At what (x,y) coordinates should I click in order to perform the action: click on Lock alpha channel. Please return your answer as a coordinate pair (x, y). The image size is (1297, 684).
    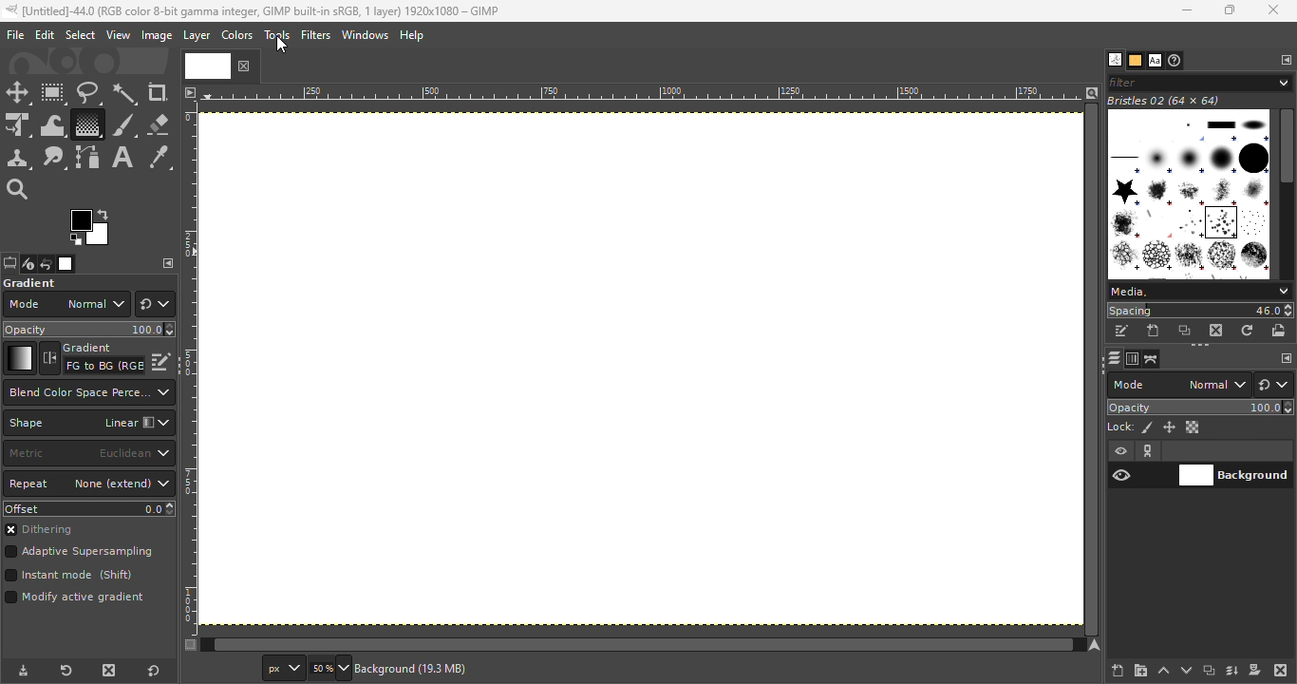
    Looking at the image, I should click on (1194, 427).